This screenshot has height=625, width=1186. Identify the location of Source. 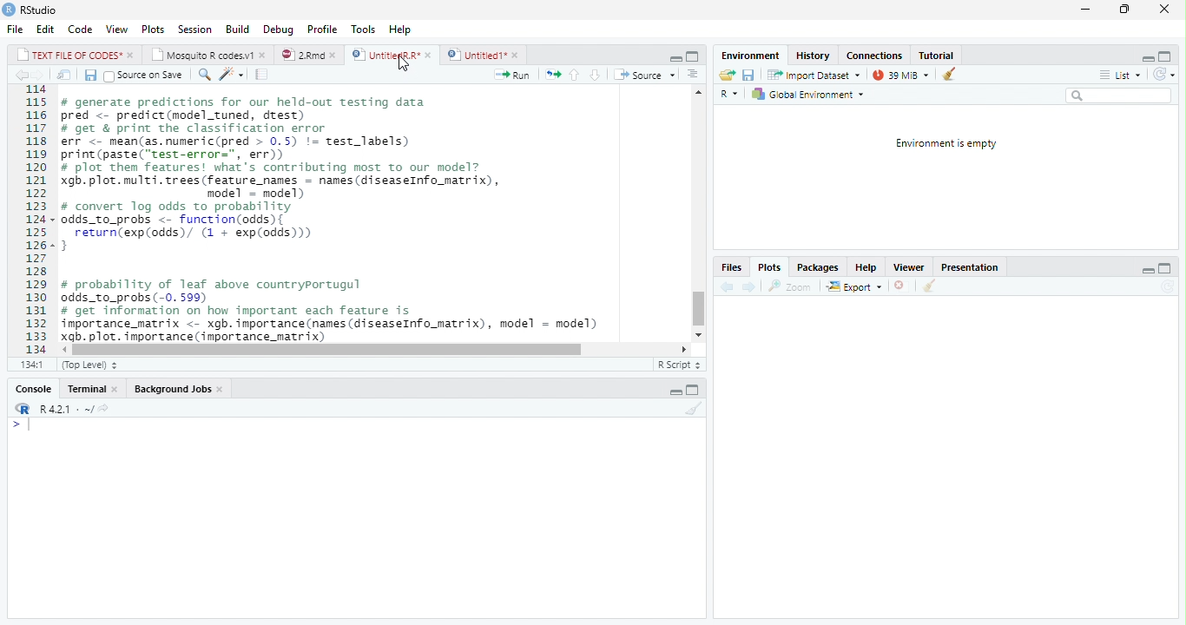
(643, 74).